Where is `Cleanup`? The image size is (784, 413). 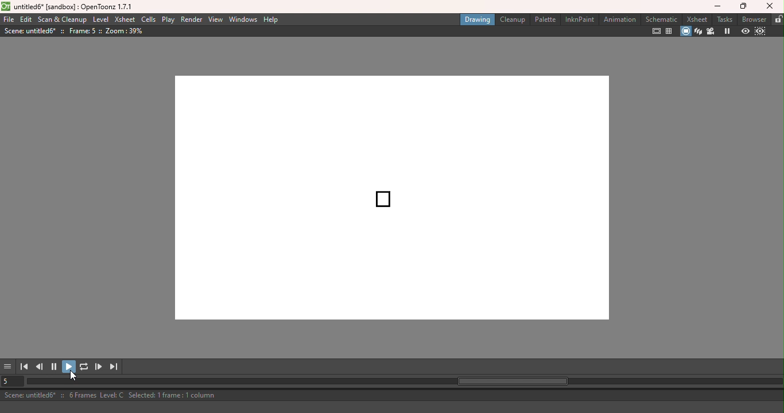 Cleanup is located at coordinates (515, 19).